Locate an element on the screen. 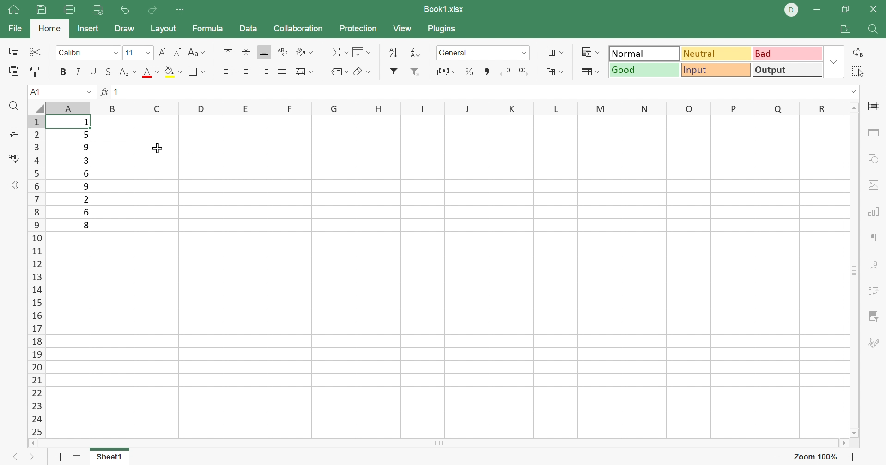  Copy style is located at coordinates (36, 73).